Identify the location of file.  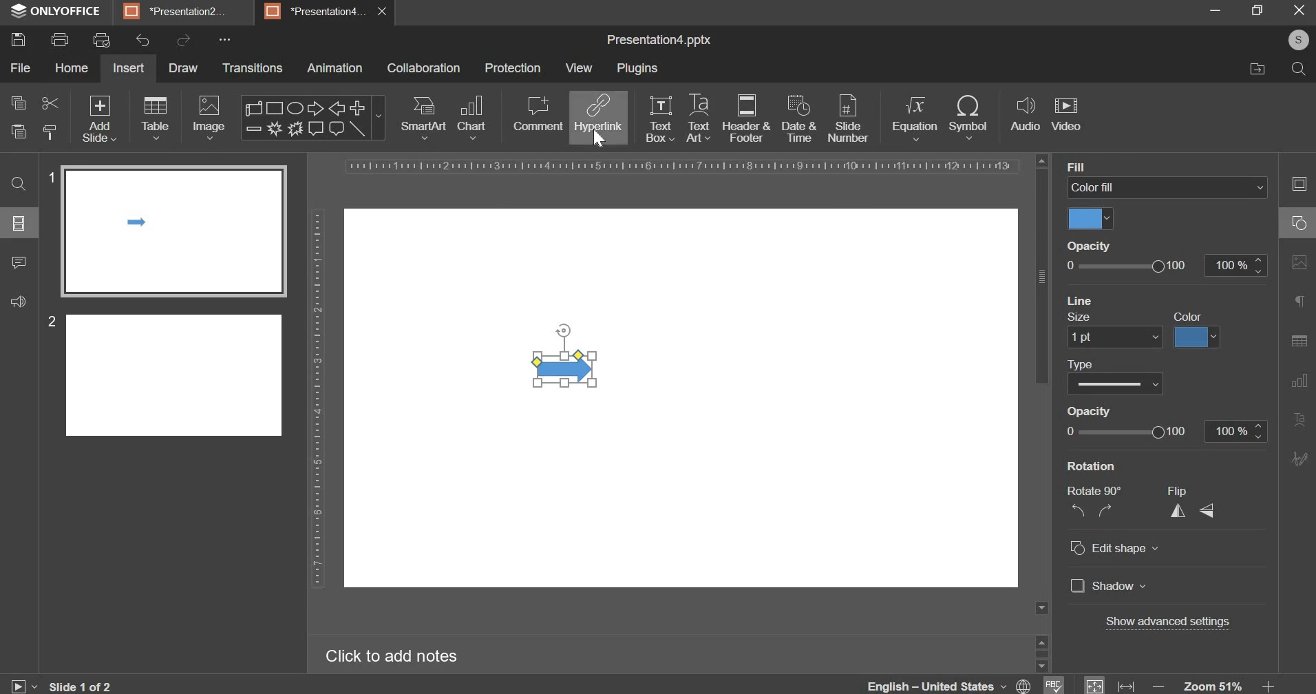
(21, 68).